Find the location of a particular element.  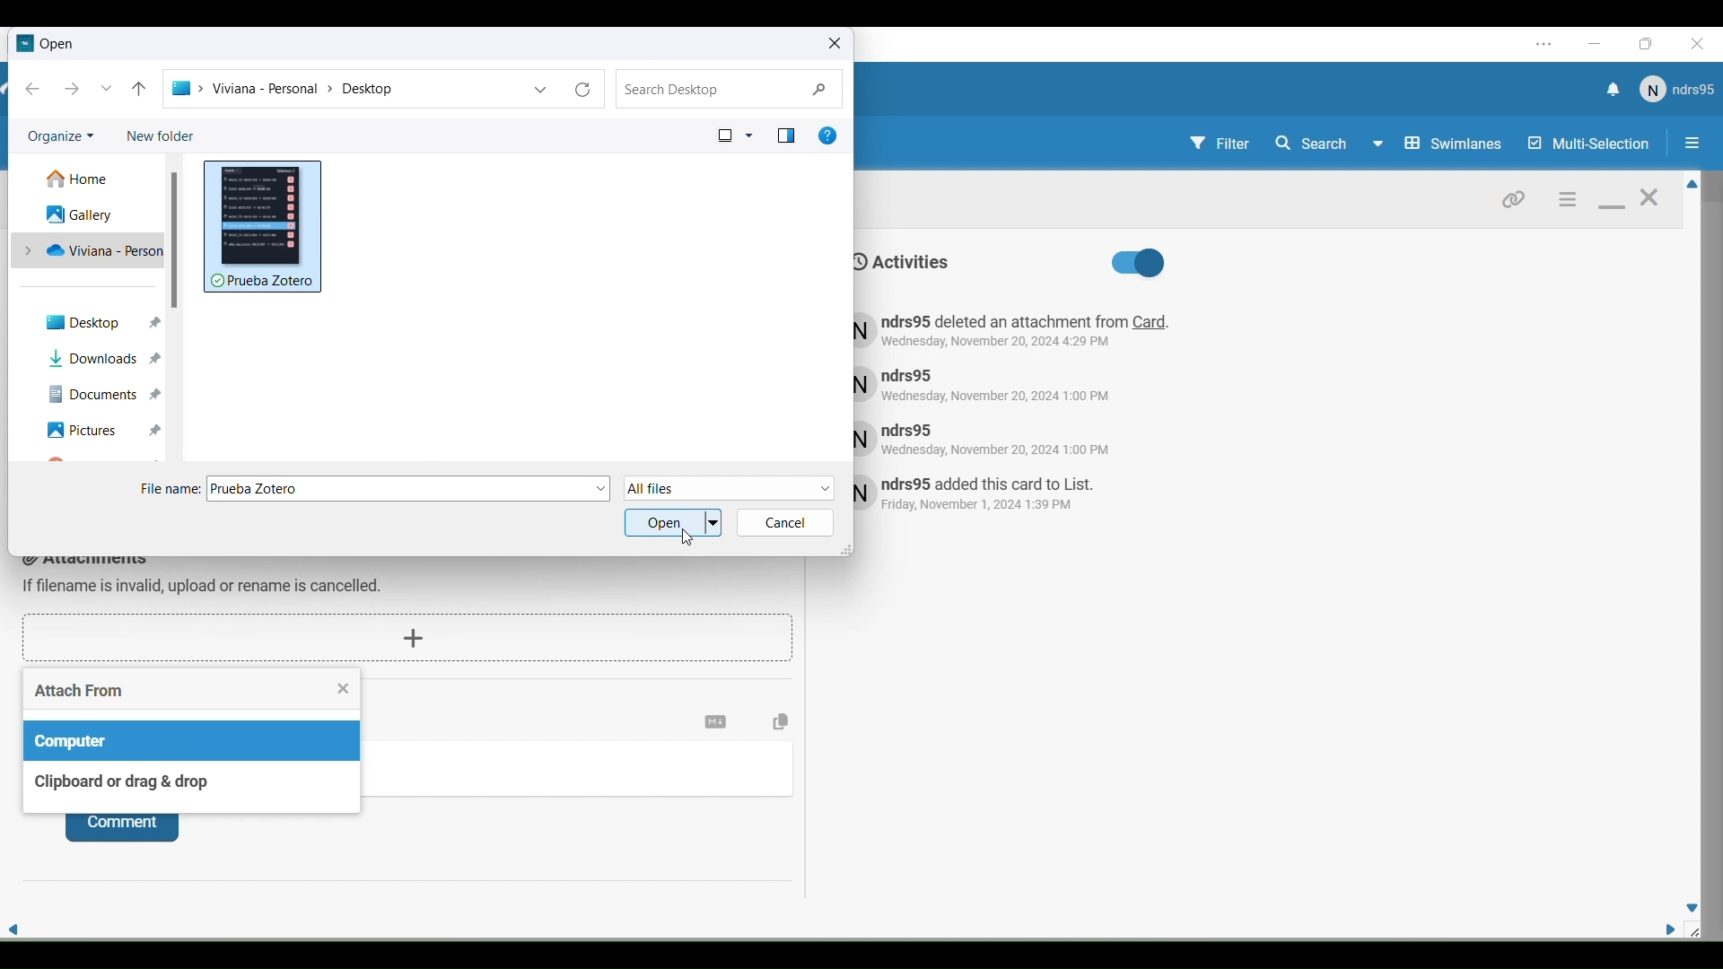

Path is located at coordinates (345, 90).